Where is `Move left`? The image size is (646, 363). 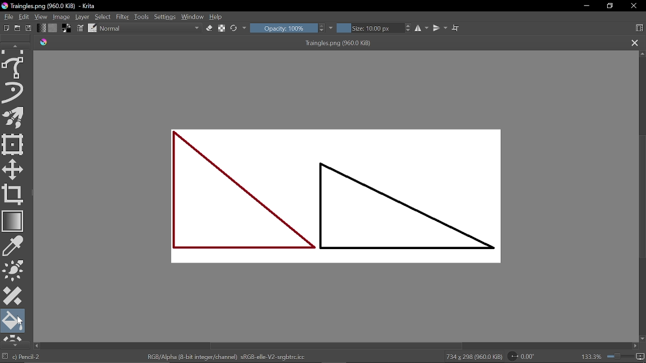
Move left is located at coordinates (37, 346).